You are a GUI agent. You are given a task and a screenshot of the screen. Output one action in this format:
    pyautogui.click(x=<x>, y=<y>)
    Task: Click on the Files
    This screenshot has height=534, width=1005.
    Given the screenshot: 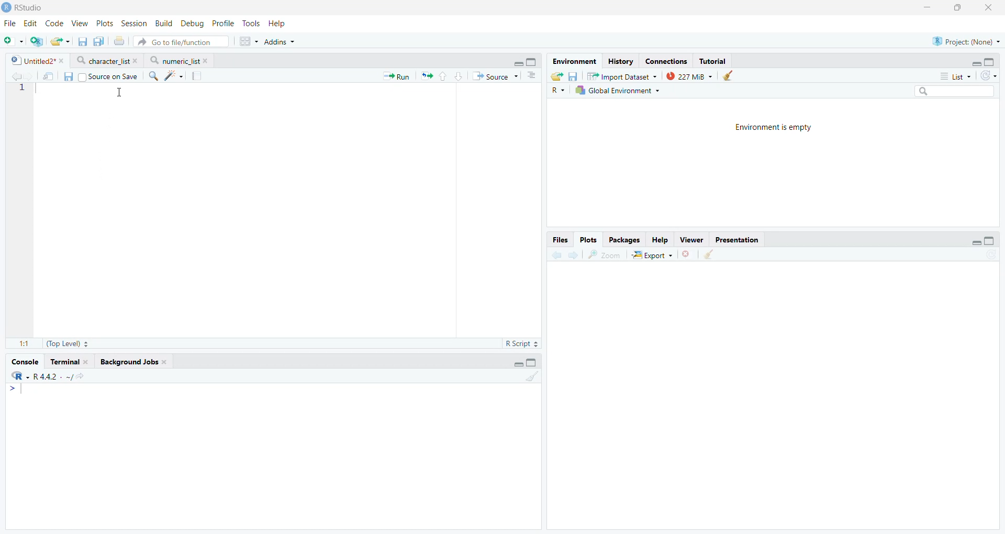 What is the action you would take?
    pyautogui.click(x=560, y=239)
    